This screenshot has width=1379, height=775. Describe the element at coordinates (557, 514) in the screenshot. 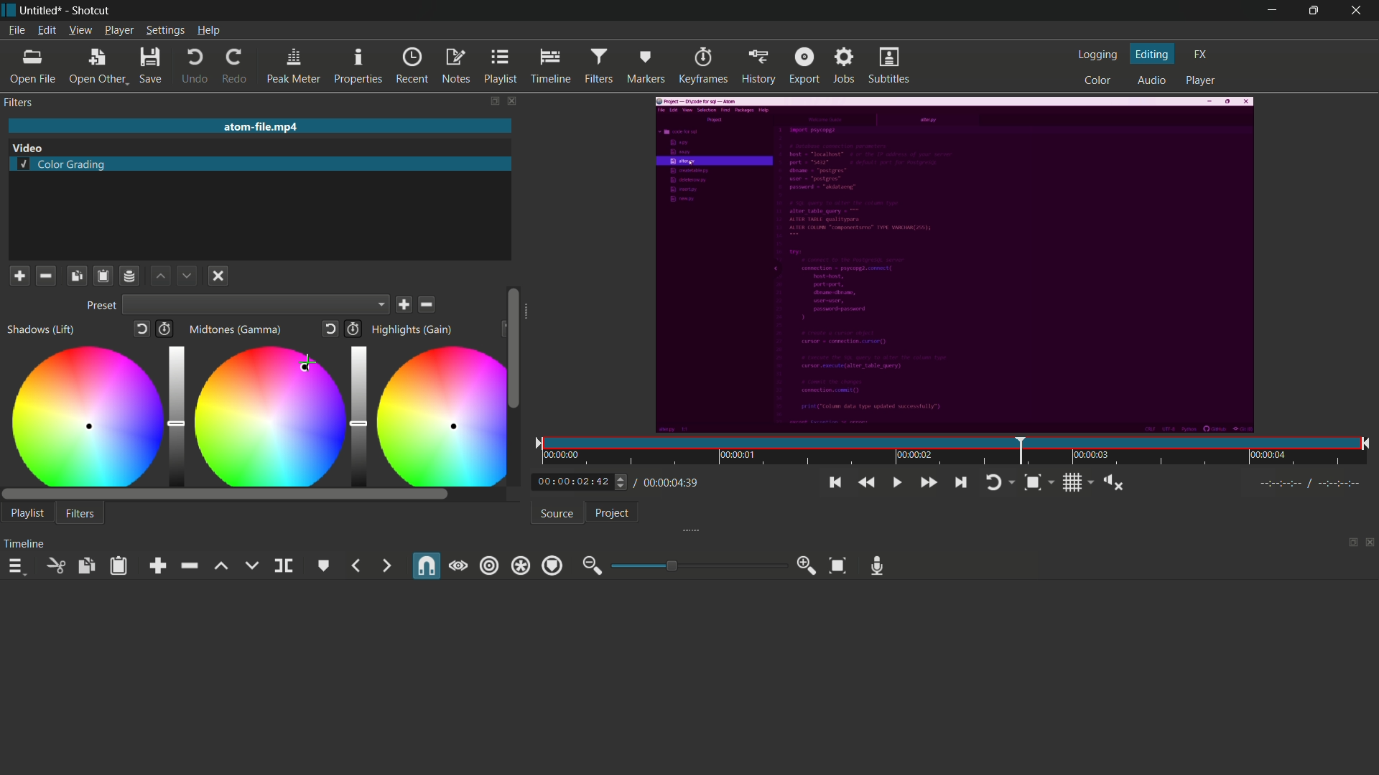

I see `source` at that location.